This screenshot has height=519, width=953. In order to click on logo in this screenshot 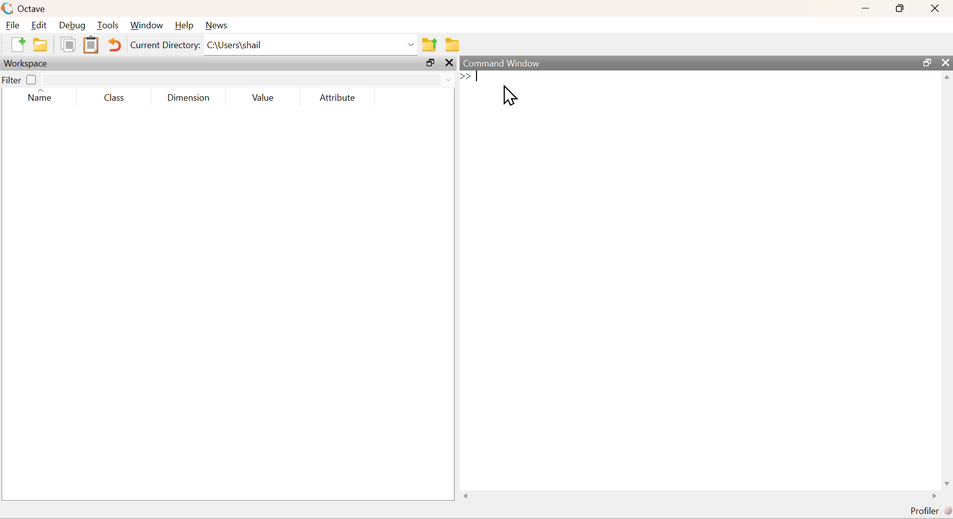, I will do `click(8, 9)`.